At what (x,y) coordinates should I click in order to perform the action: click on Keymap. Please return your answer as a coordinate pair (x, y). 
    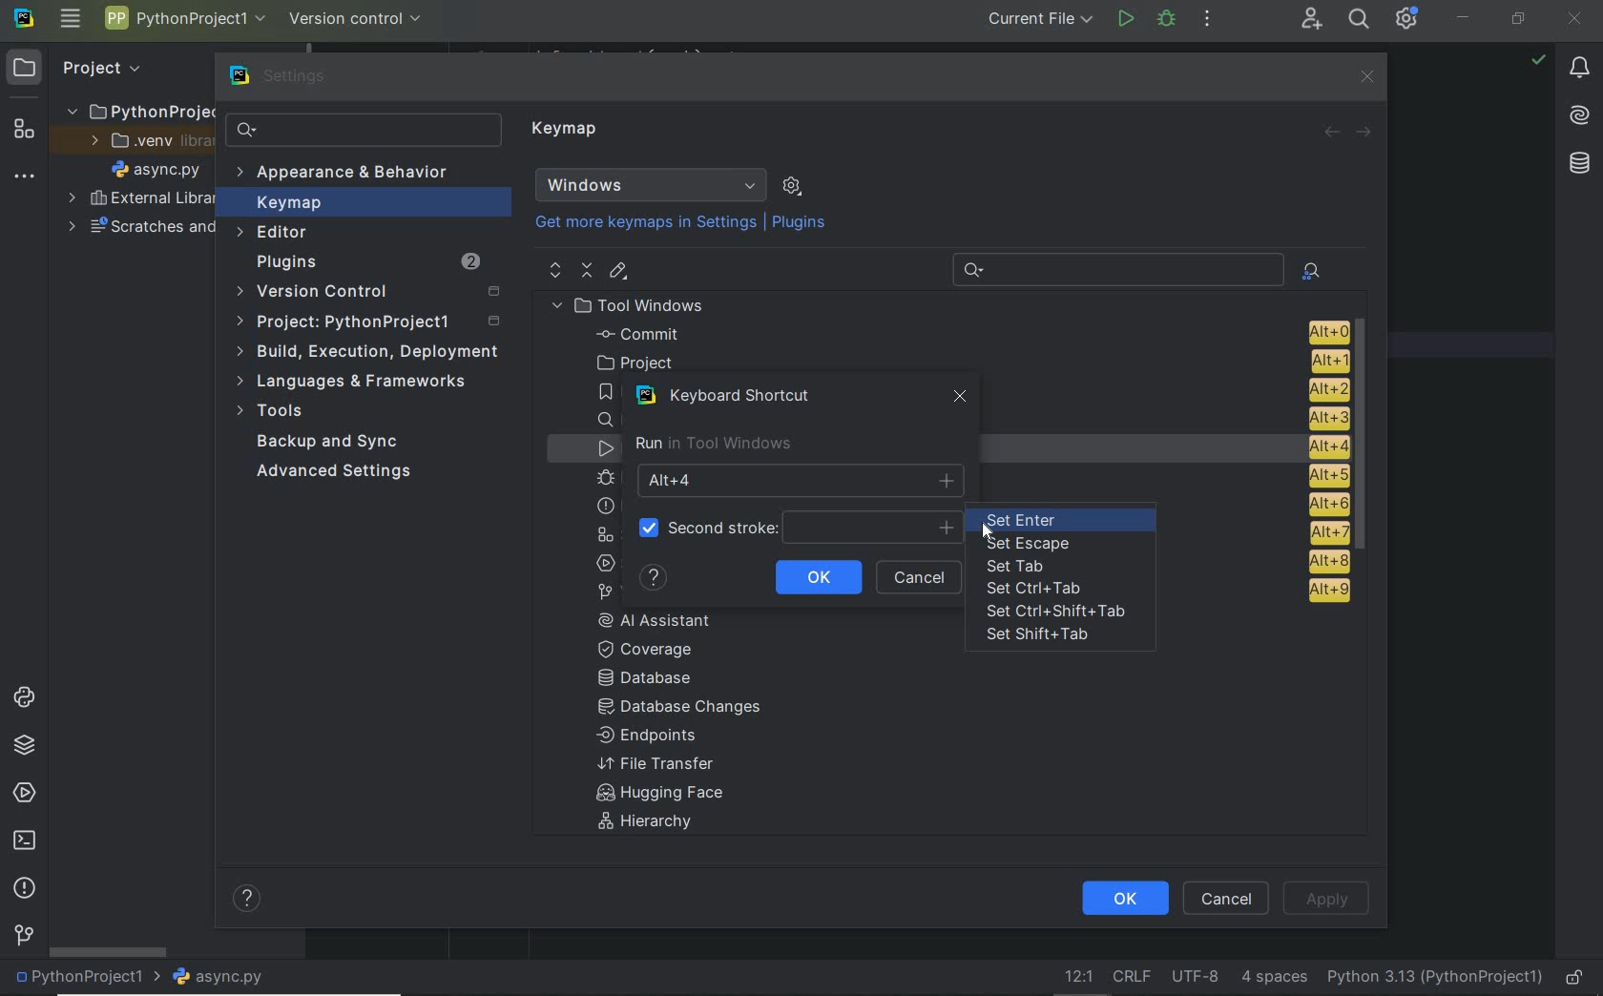
    Looking at the image, I should click on (364, 202).